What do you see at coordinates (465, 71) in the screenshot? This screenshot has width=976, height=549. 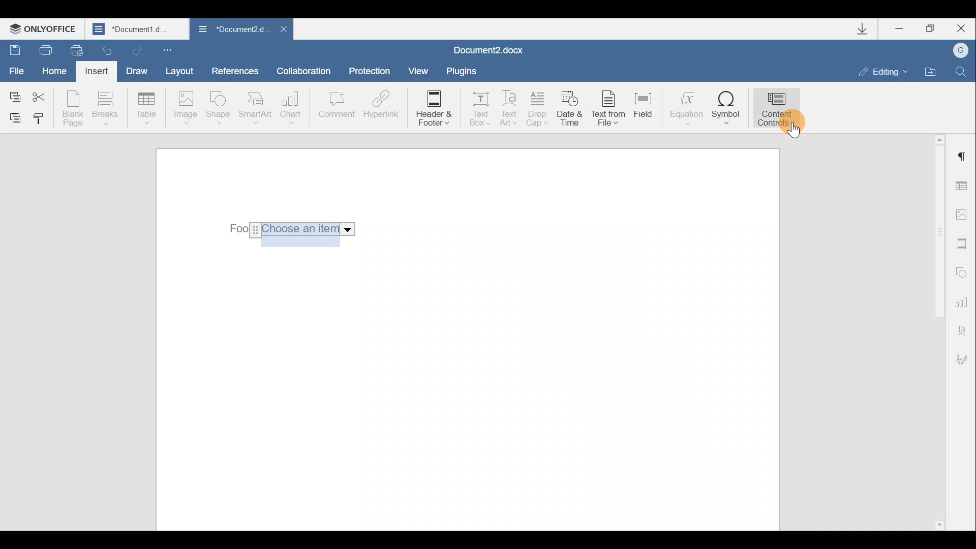 I see `Plugins` at bounding box center [465, 71].